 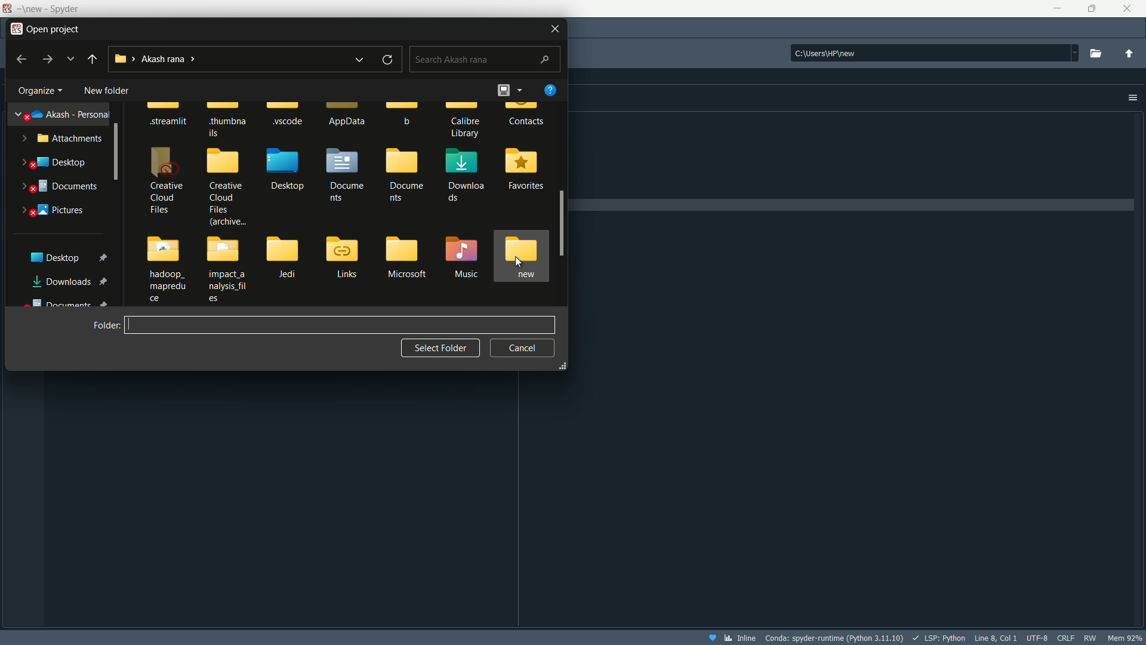 What do you see at coordinates (1126, 638) in the screenshot?
I see `memory usage` at bounding box center [1126, 638].